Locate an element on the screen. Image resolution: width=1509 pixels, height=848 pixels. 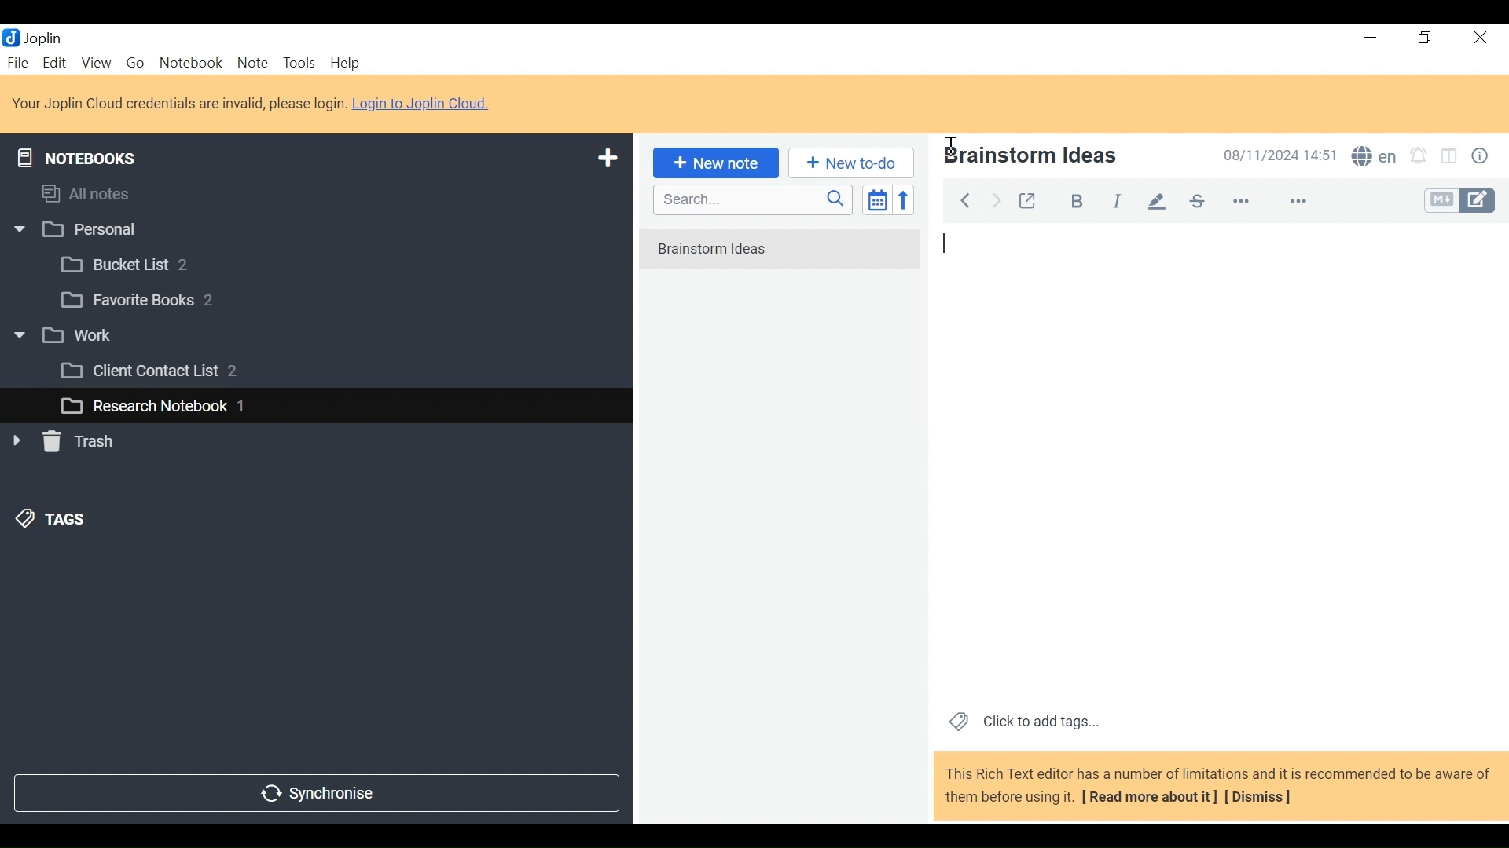
Toggle sort order field is located at coordinates (876, 199).